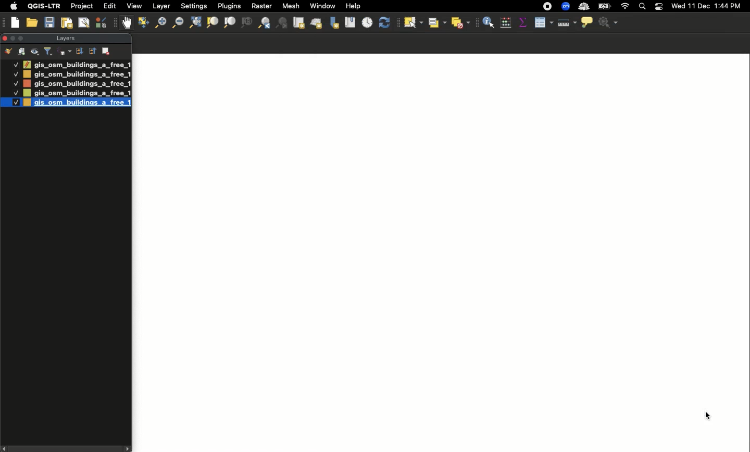 This screenshot has width=750, height=452. What do you see at coordinates (77, 74) in the screenshot?
I see `gis_osm_buildings_a_free_1` at bounding box center [77, 74].